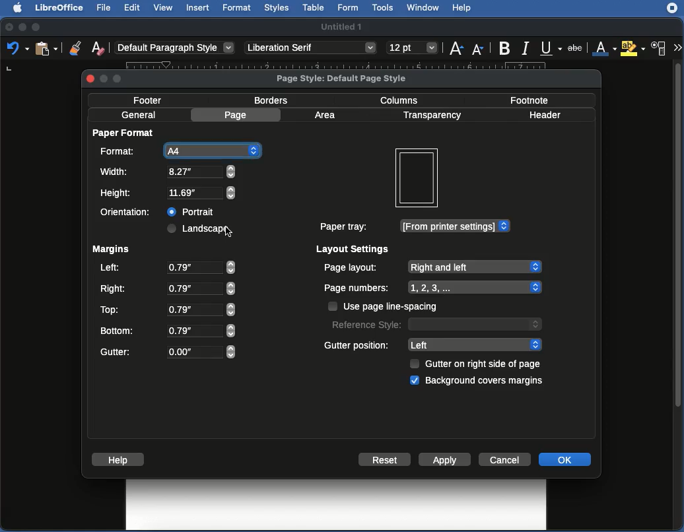 The width and height of the screenshot is (684, 532). I want to click on Size down, so click(479, 48).